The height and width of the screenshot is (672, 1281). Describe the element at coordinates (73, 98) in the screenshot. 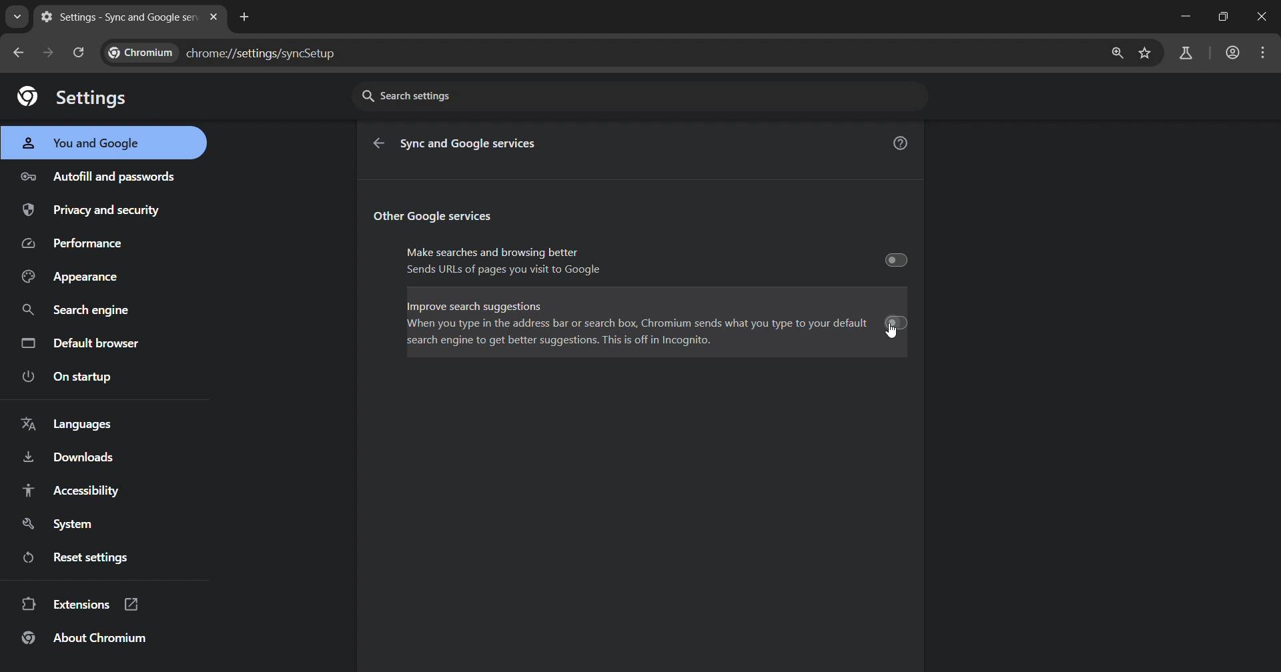

I see `settings` at that location.